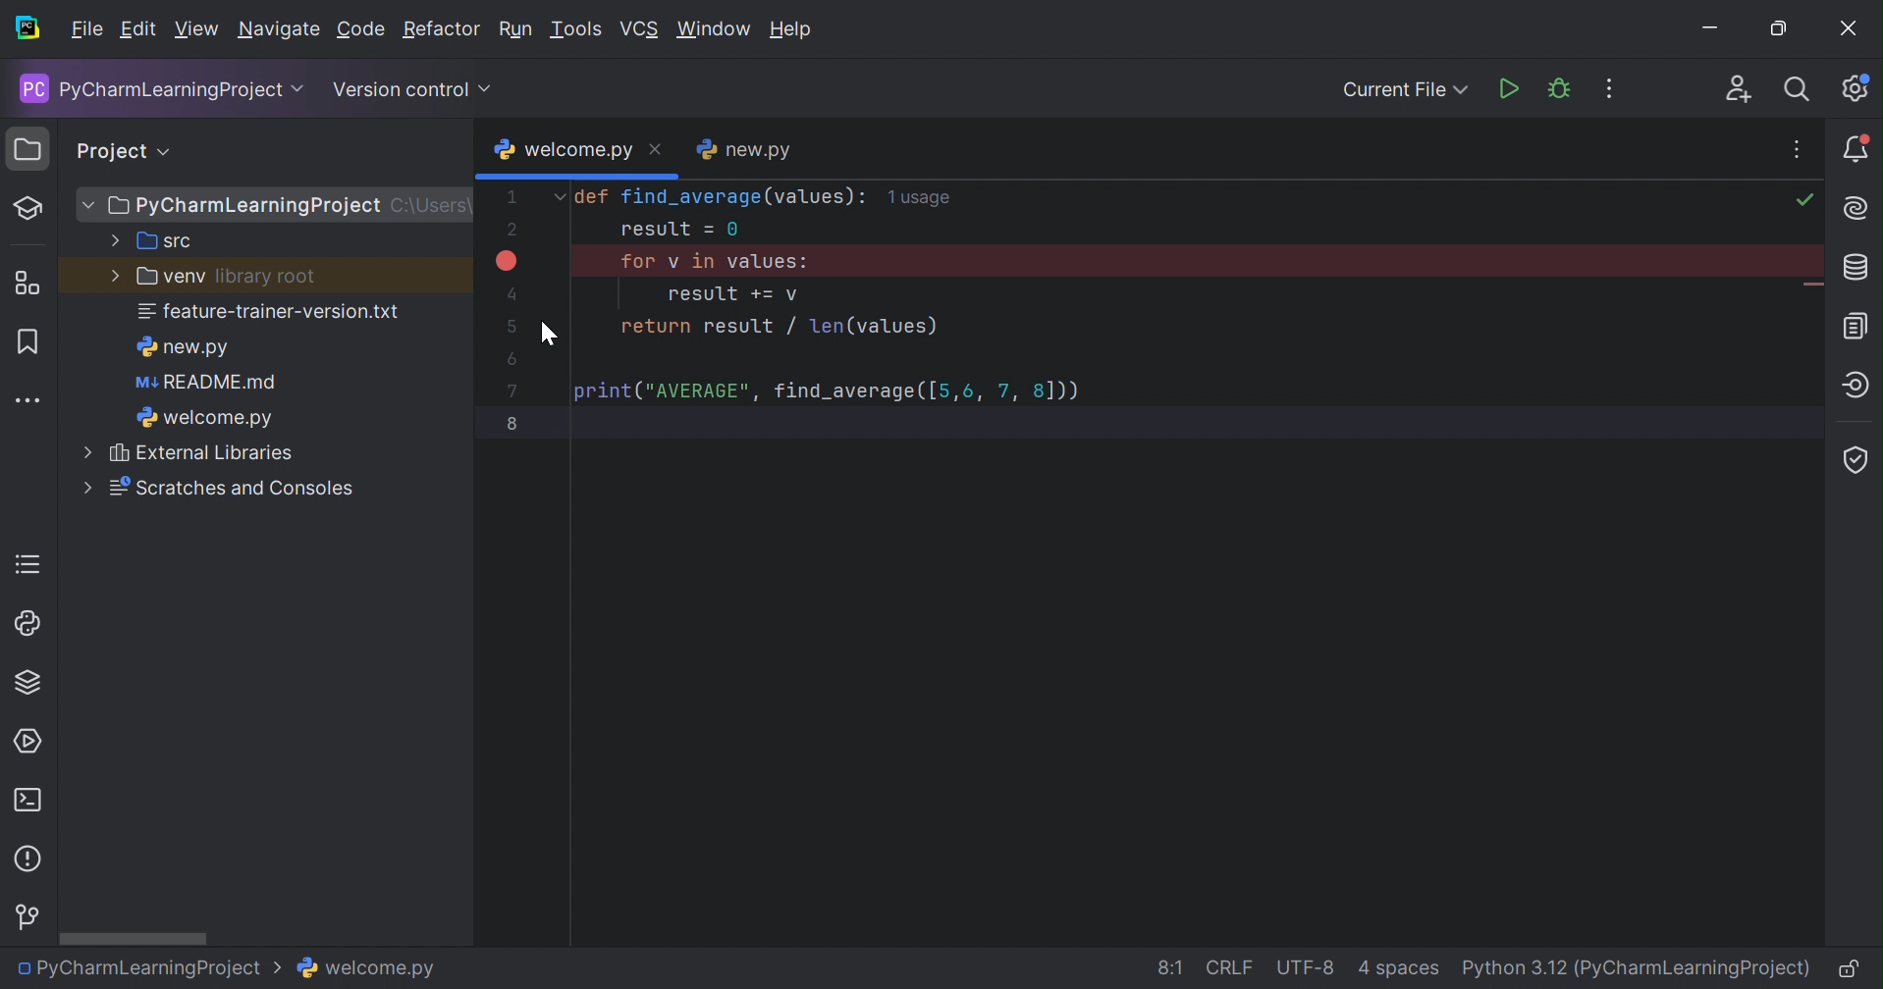  Describe the element at coordinates (511, 195) in the screenshot. I see `1` at that location.